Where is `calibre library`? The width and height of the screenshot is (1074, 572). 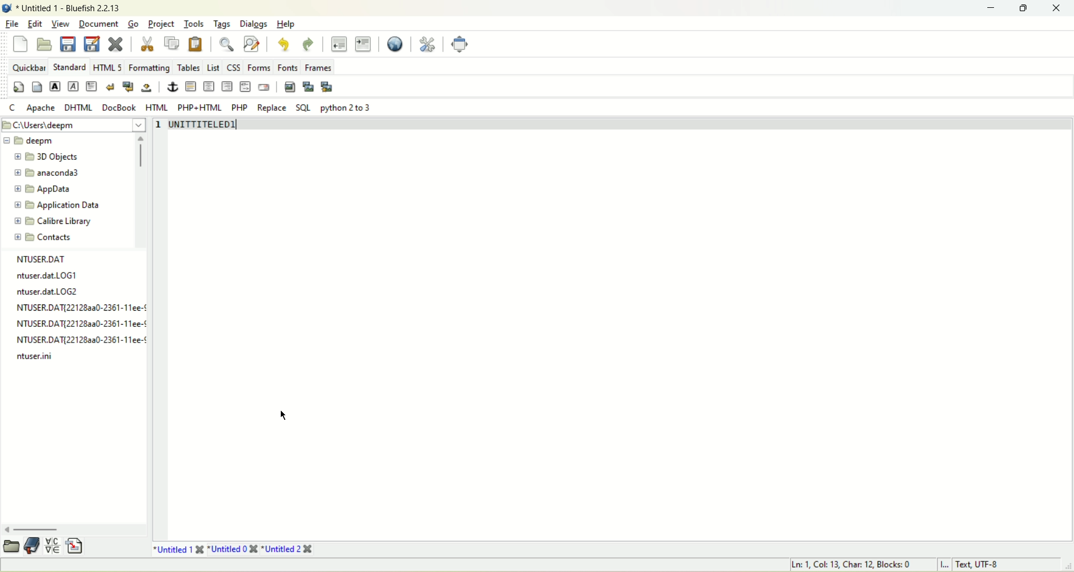
calibre library is located at coordinates (54, 220).